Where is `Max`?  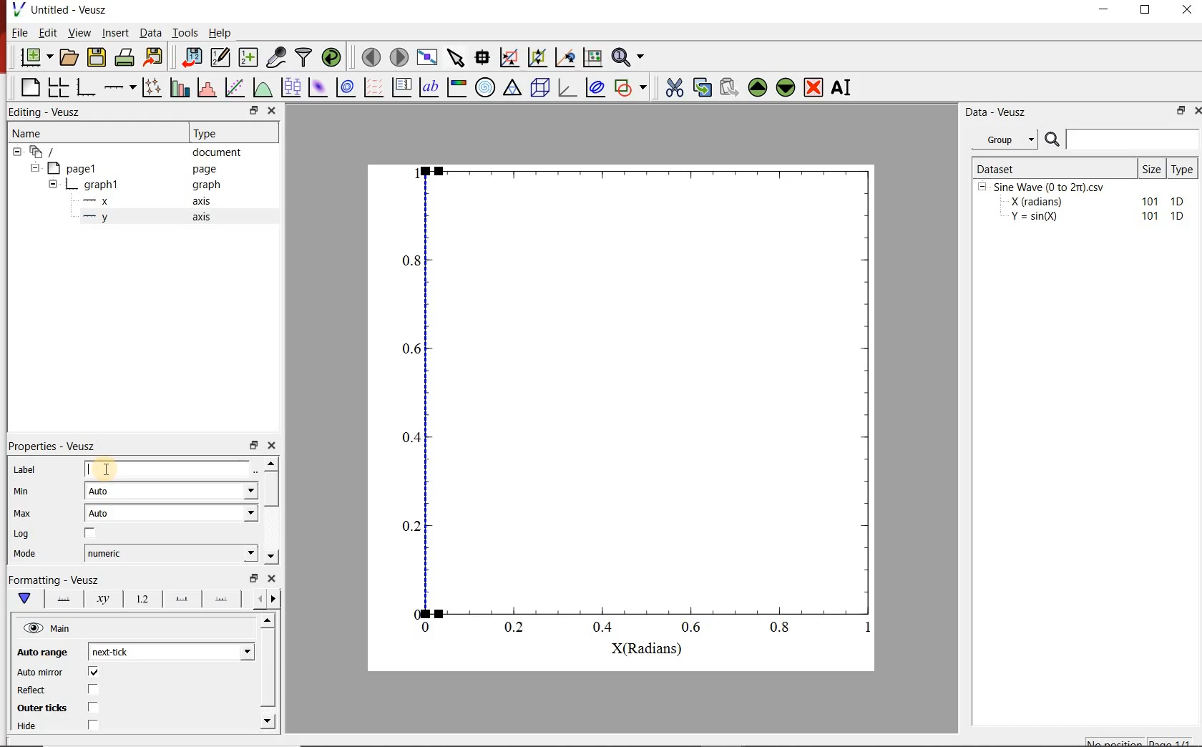
Max is located at coordinates (23, 513).